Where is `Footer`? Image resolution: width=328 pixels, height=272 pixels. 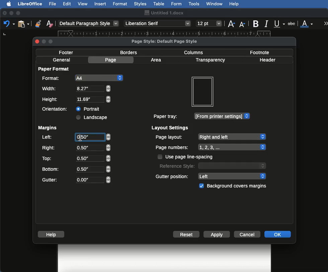
Footer is located at coordinates (68, 52).